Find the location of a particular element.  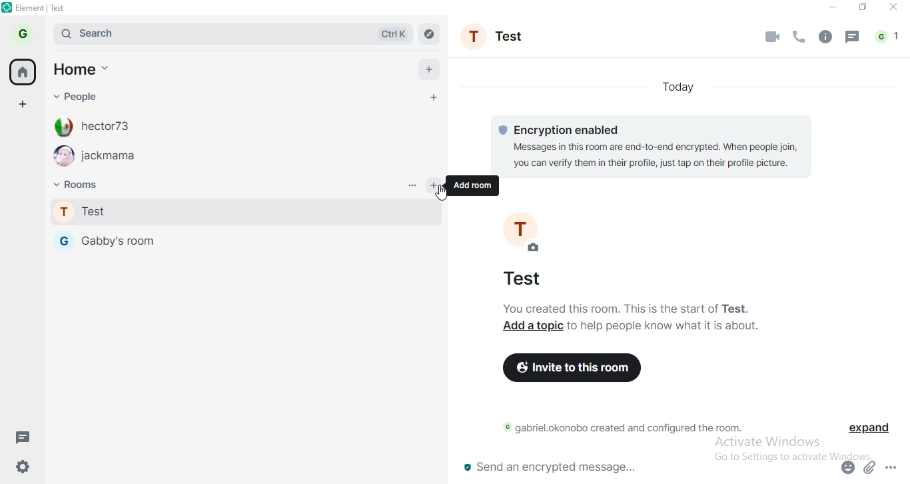

restore is located at coordinates (864, 7).